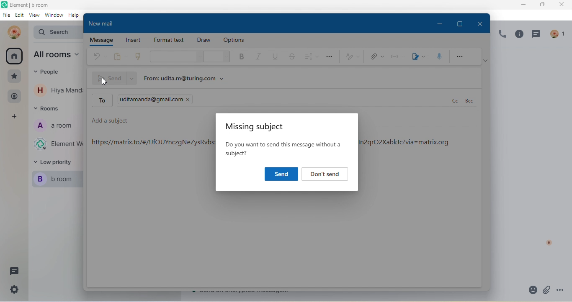 The height and width of the screenshot is (302, 572). Describe the element at coordinates (501, 36) in the screenshot. I see `voice call` at that location.